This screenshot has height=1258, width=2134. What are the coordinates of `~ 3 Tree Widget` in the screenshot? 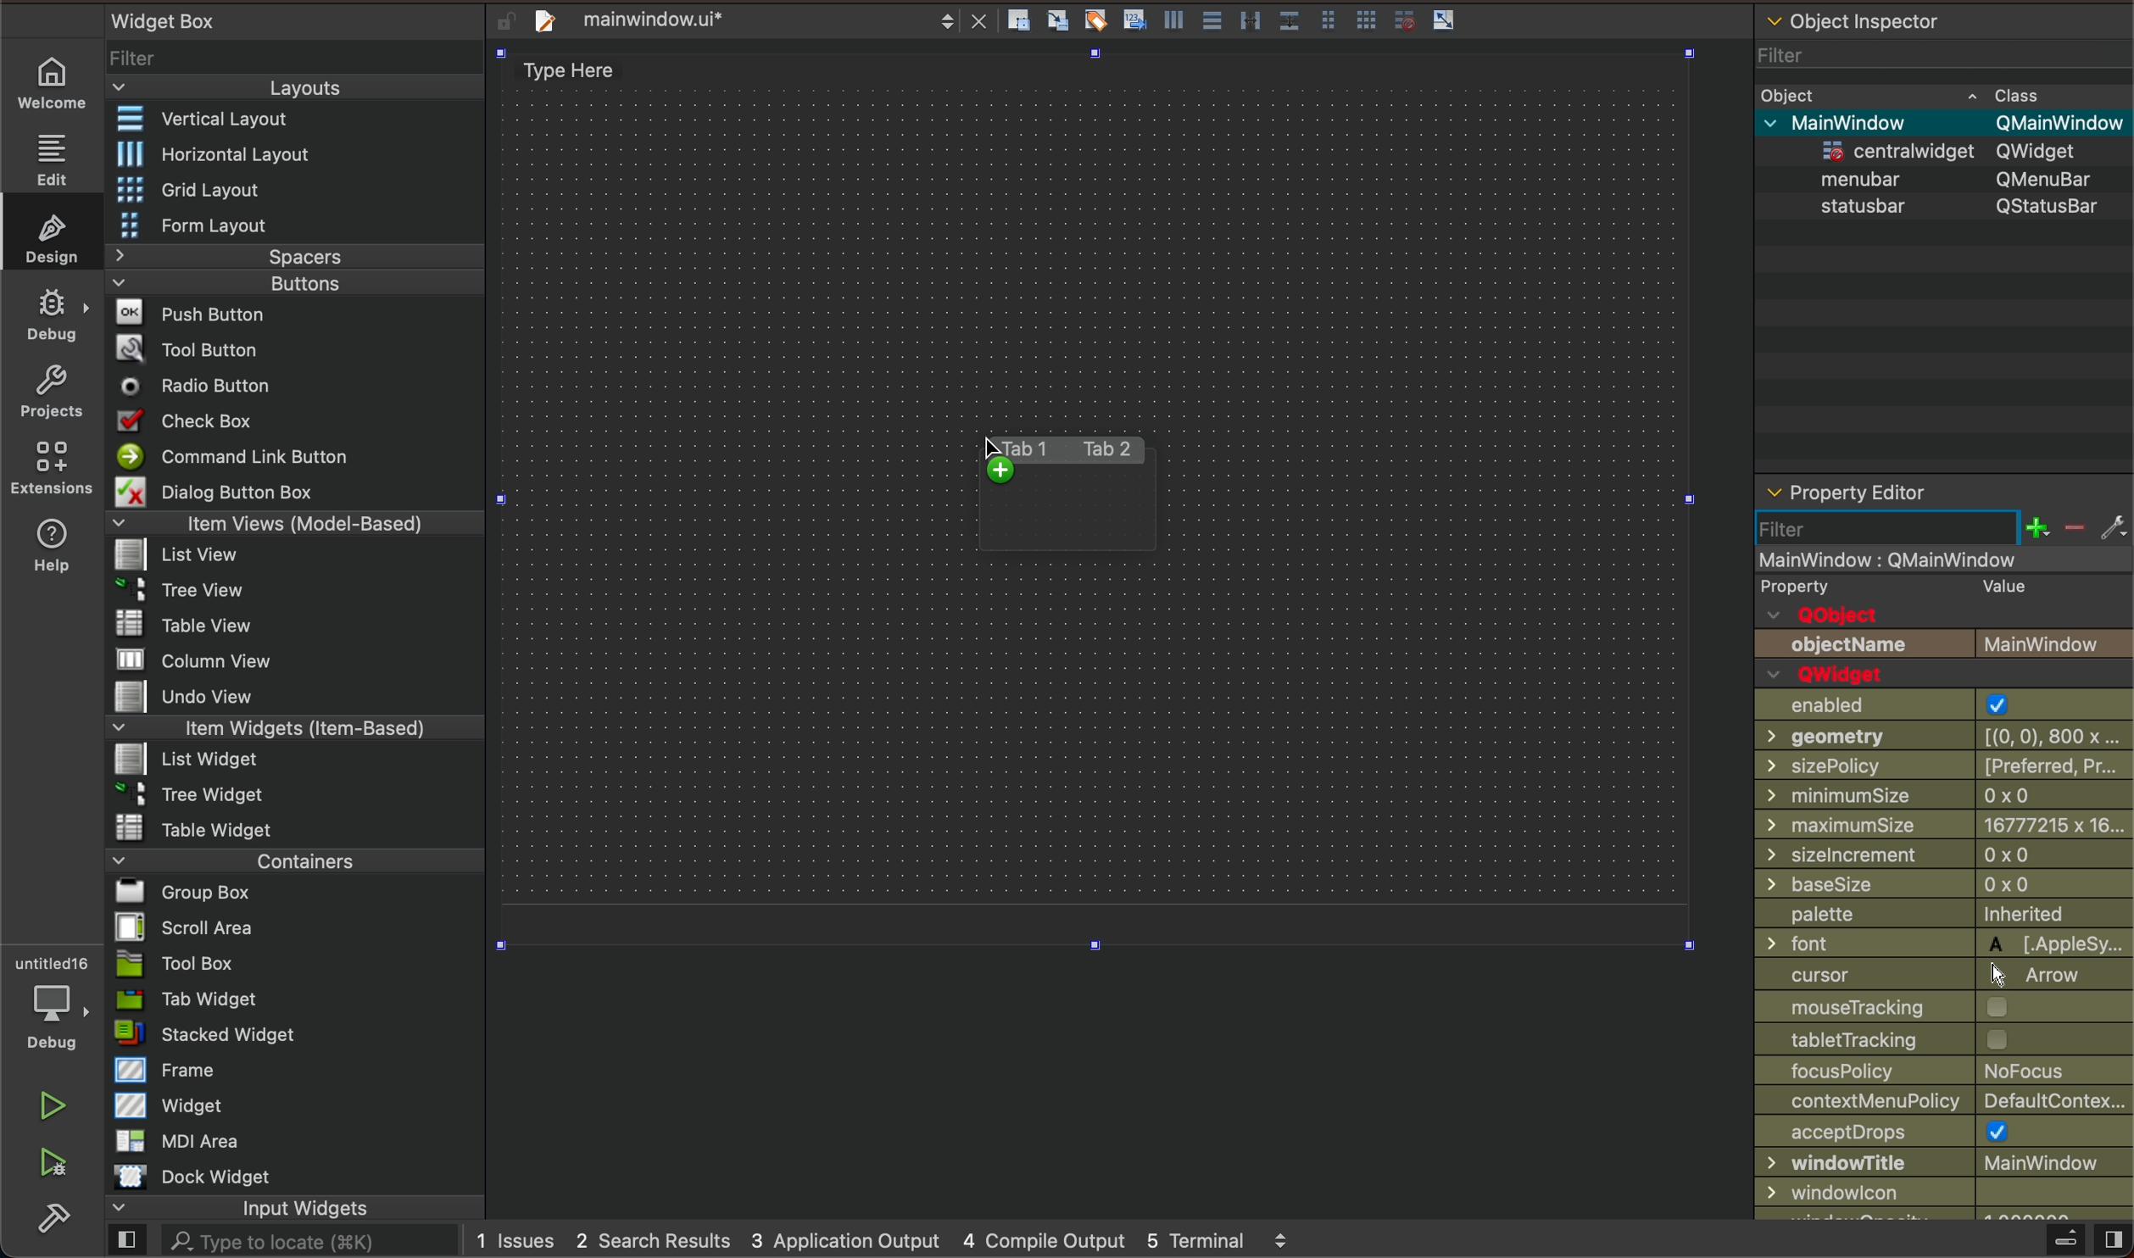 It's located at (178, 794).